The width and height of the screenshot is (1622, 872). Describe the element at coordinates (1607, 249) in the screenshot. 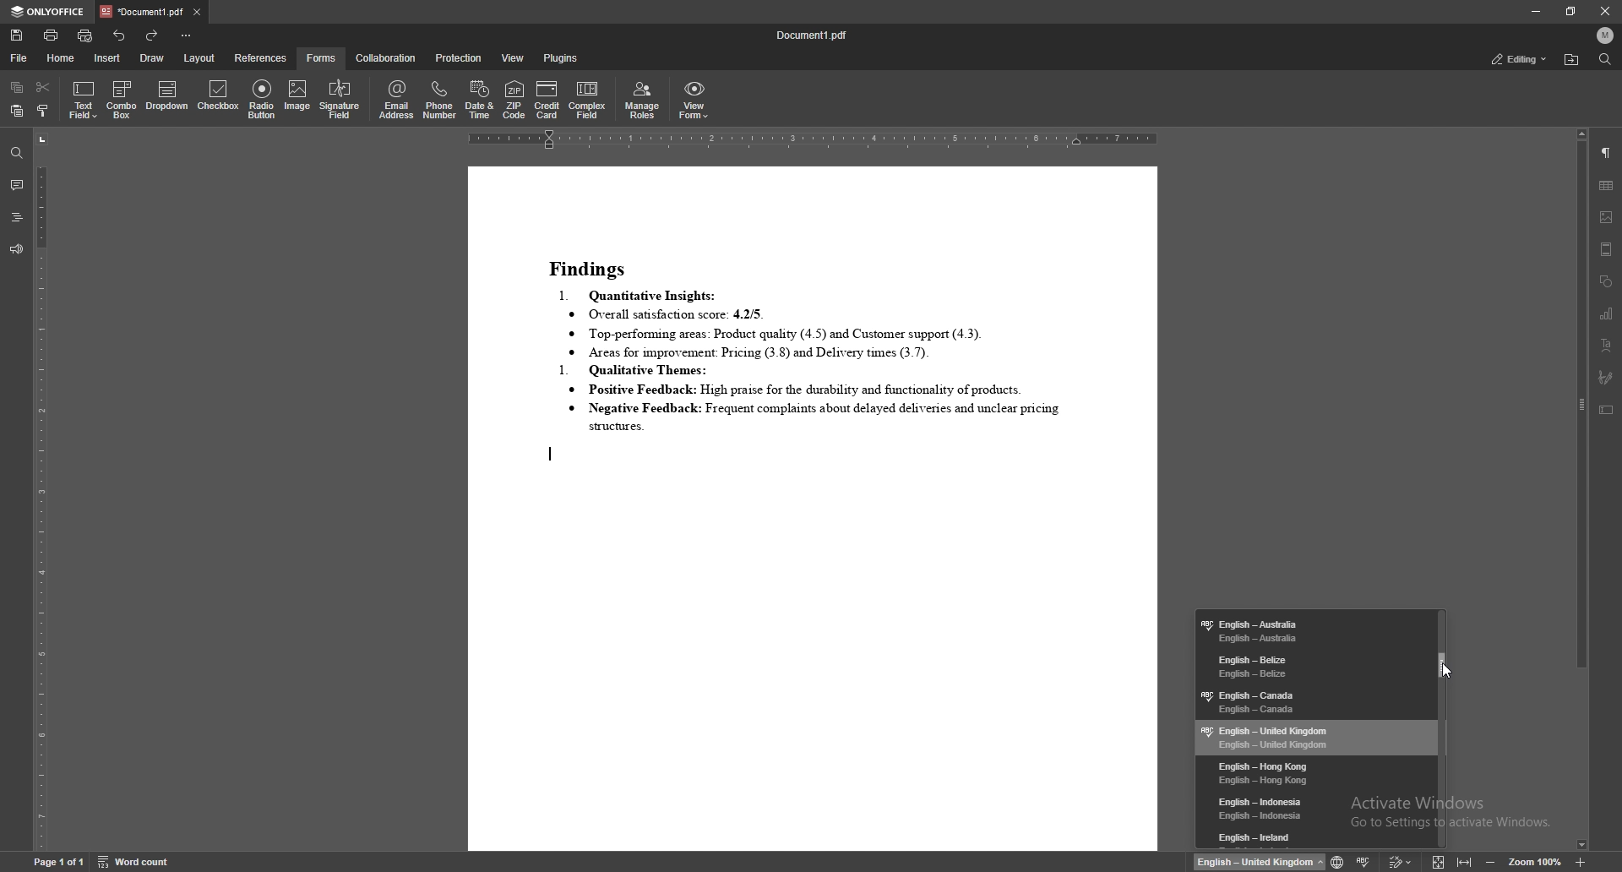

I see `header and footer` at that location.